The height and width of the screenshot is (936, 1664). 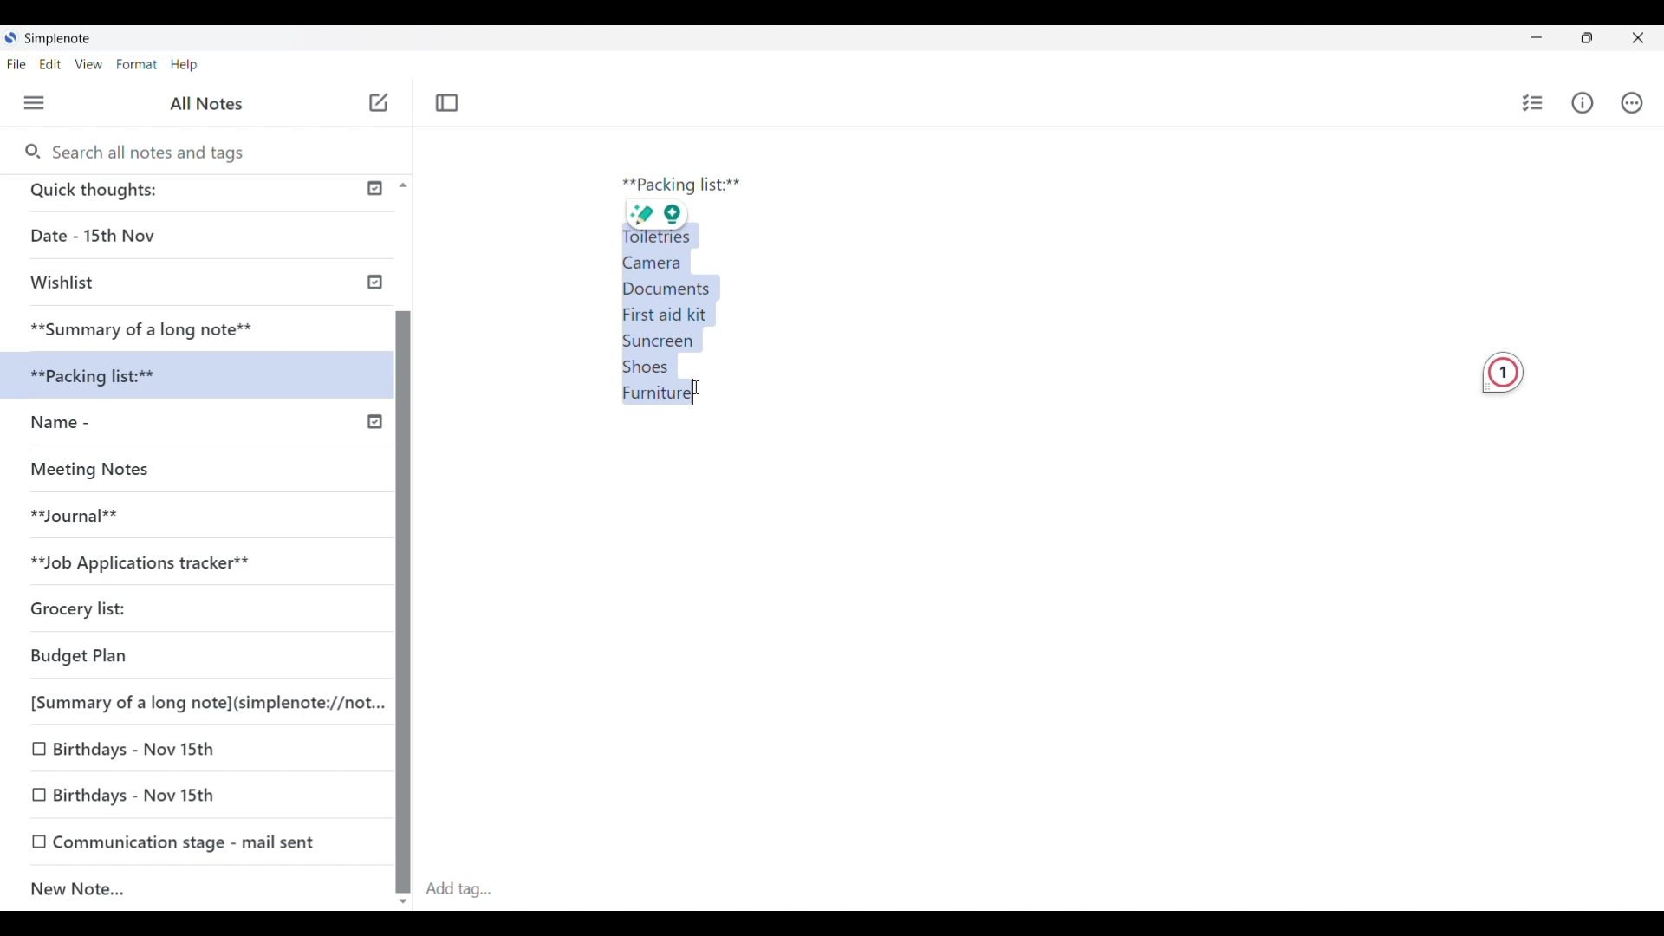 What do you see at coordinates (209, 102) in the screenshot?
I see `Title of left panel` at bounding box center [209, 102].